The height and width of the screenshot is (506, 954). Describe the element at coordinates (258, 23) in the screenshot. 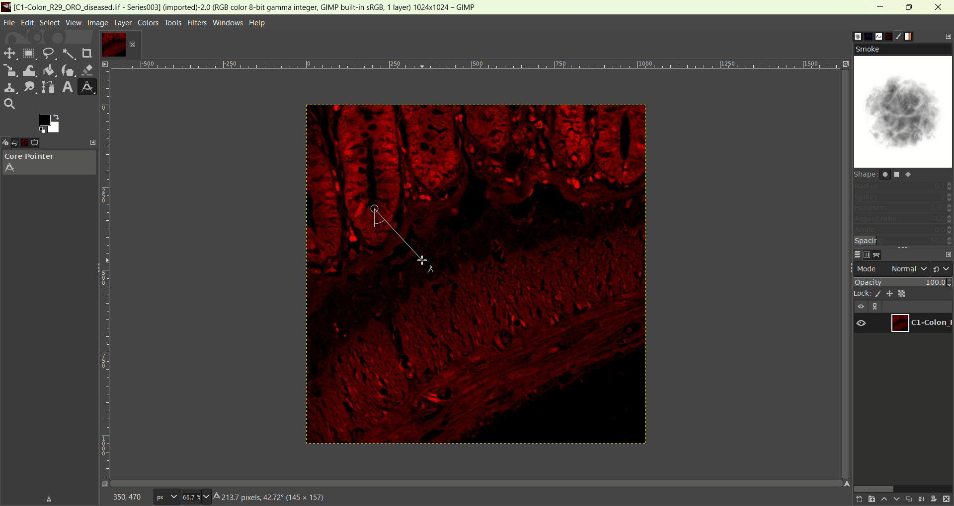

I see `help` at that location.